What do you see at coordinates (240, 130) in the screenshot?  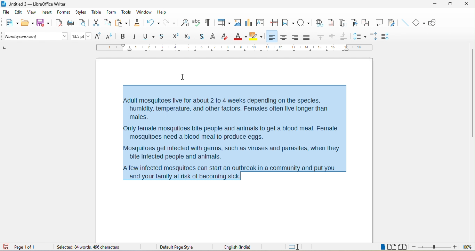 I see `Added a hanging indent to a paragraph` at bounding box center [240, 130].